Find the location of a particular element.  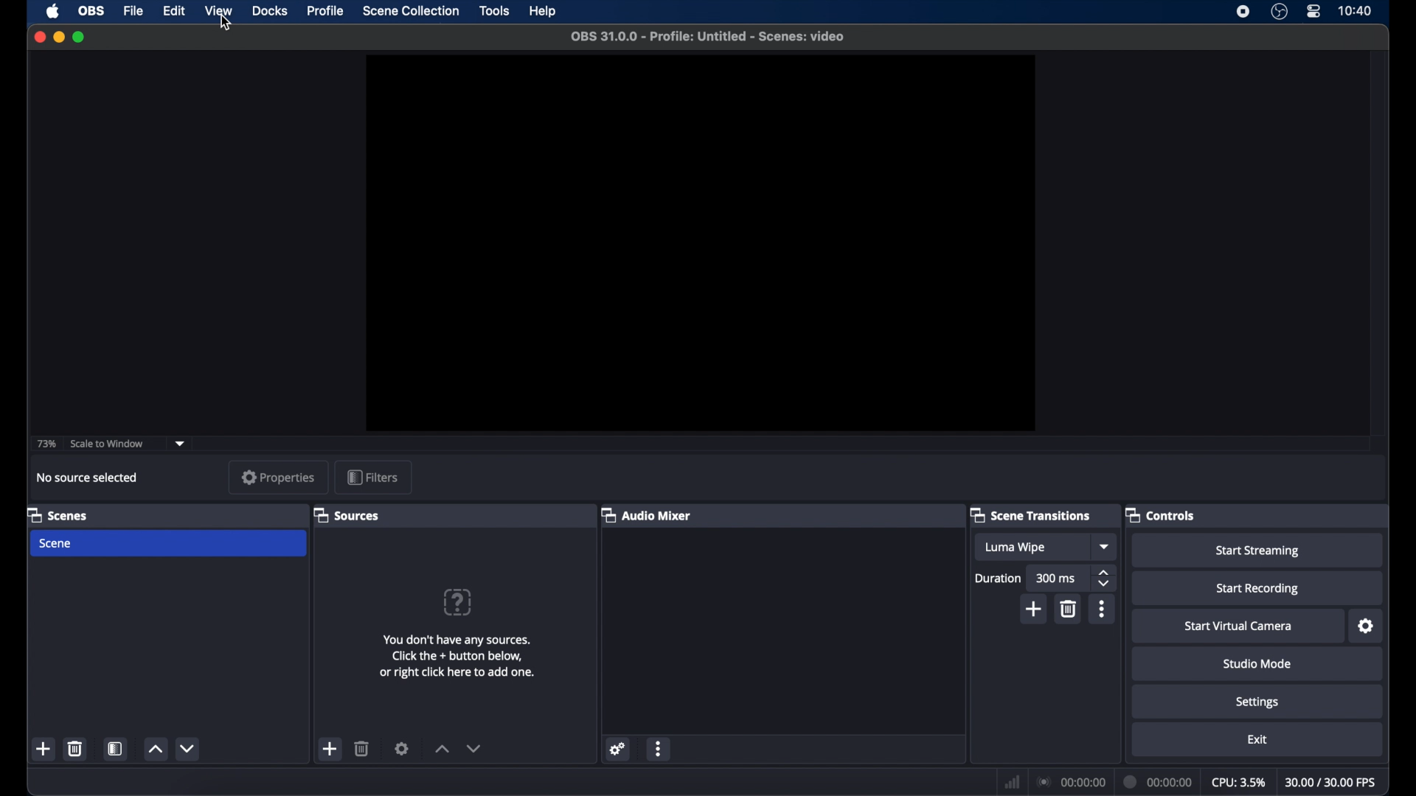

exit is located at coordinates (1257, 740).